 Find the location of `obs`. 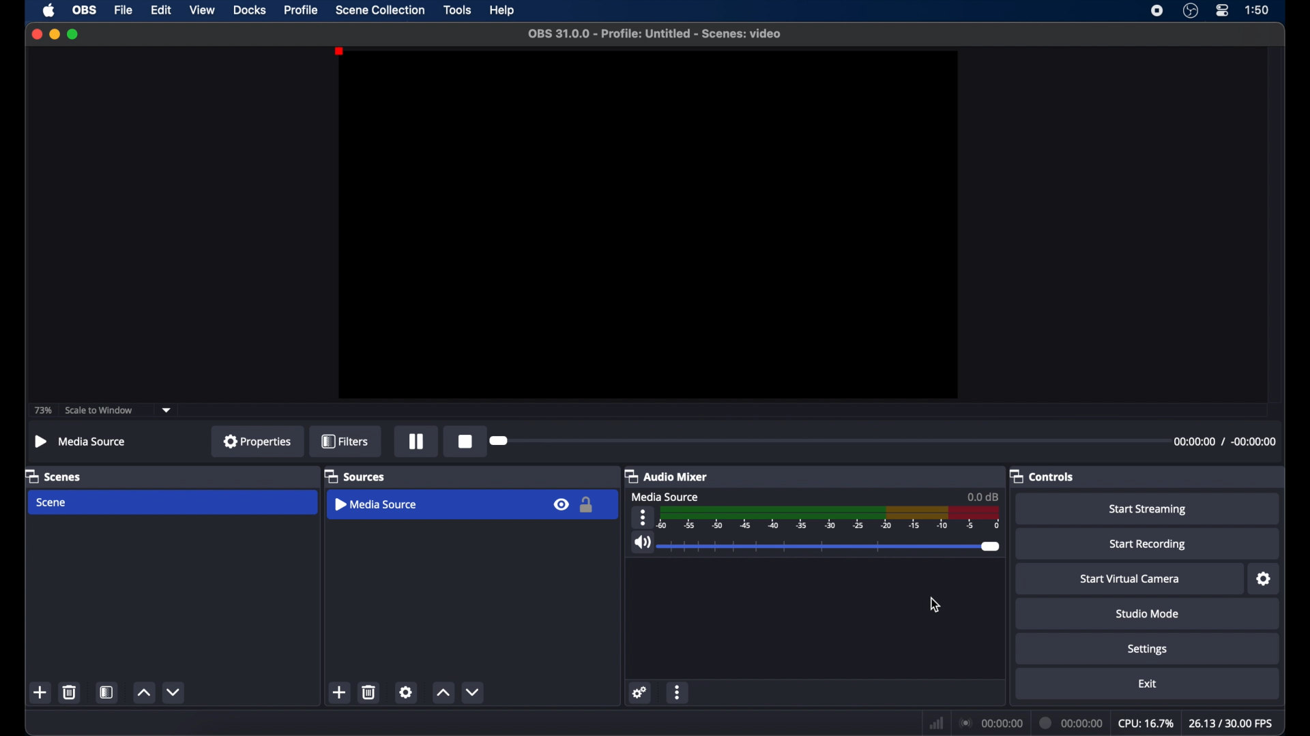

obs is located at coordinates (83, 10).